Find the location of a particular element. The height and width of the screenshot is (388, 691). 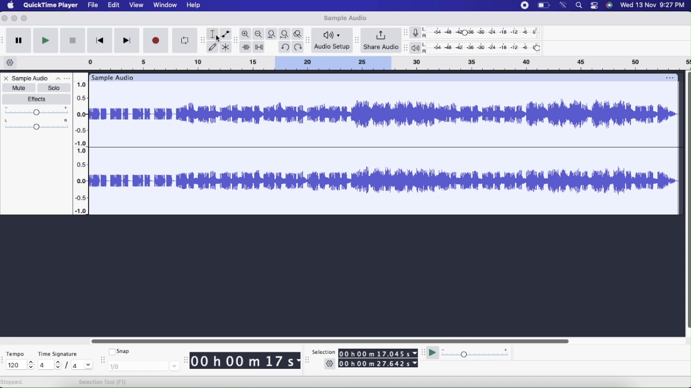

sample audio is located at coordinates (112, 77).